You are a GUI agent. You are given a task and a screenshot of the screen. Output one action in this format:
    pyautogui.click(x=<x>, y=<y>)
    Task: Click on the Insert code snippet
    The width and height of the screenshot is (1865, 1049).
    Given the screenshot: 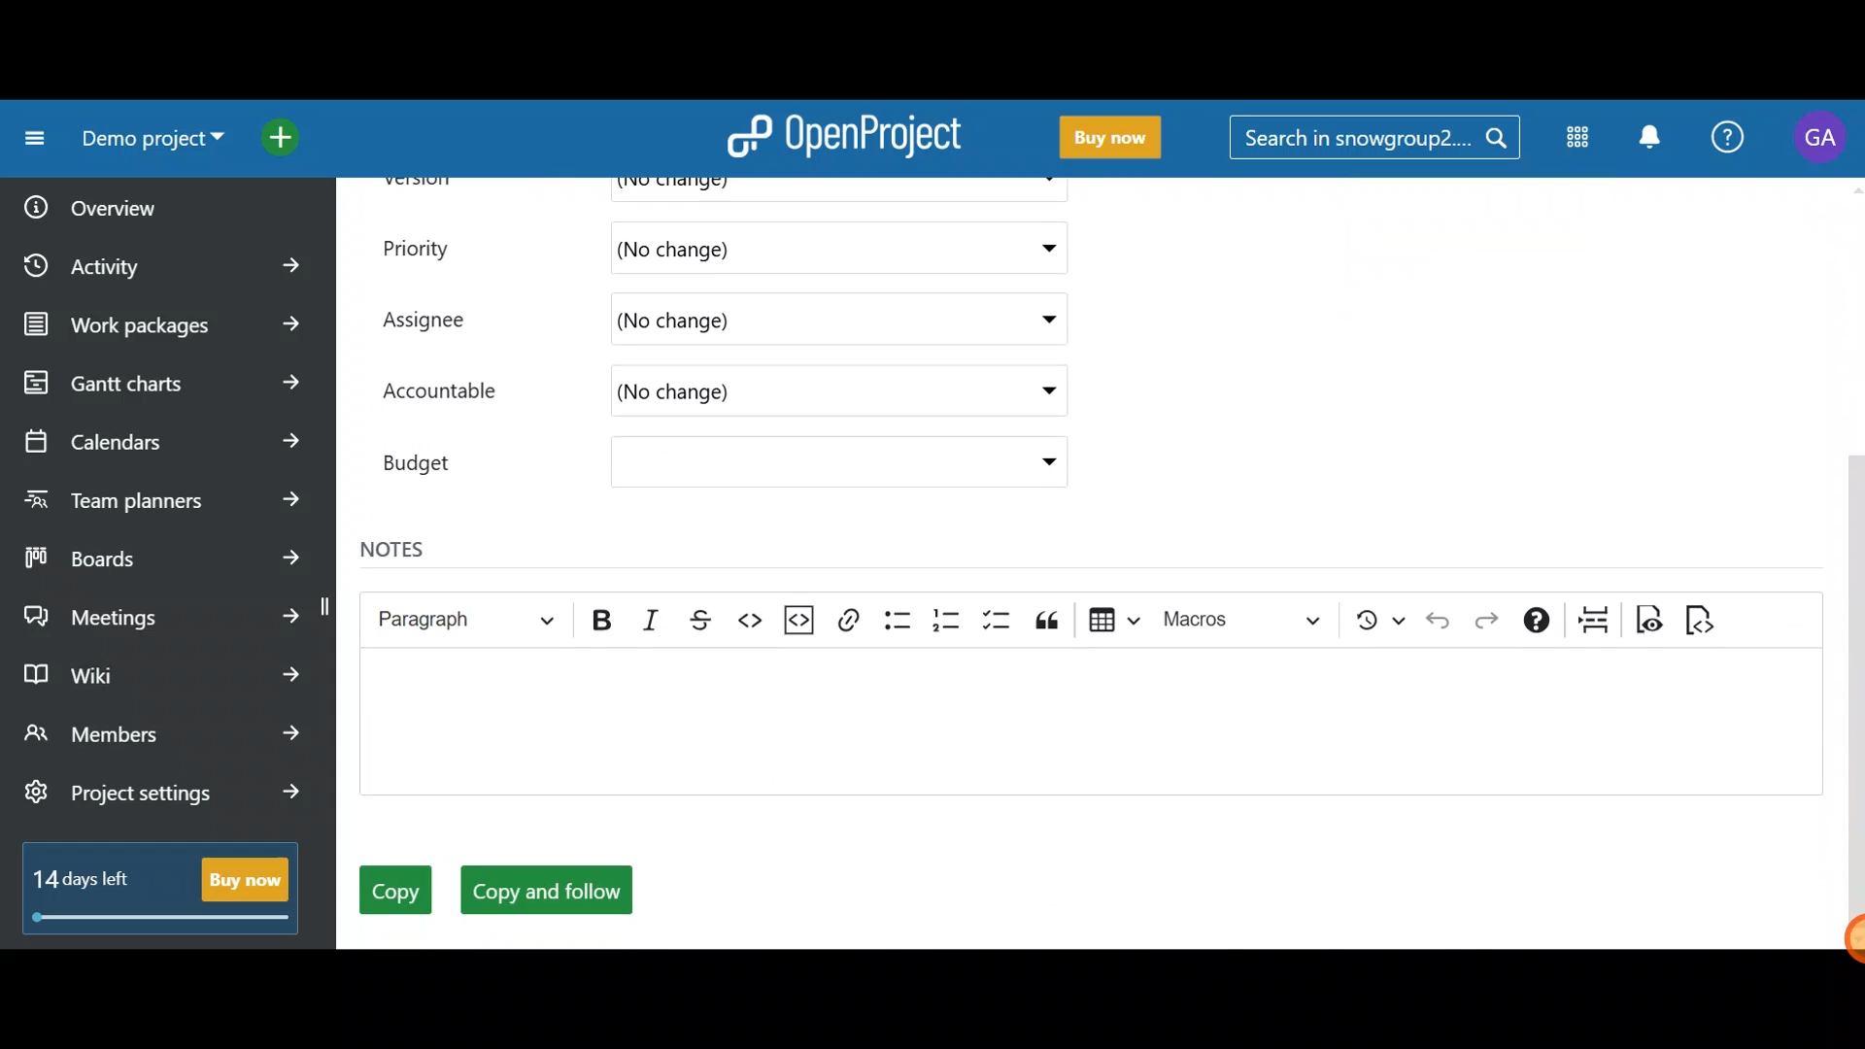 What is the action you would take?
    pyautogui.click(x=795, y=621)
    